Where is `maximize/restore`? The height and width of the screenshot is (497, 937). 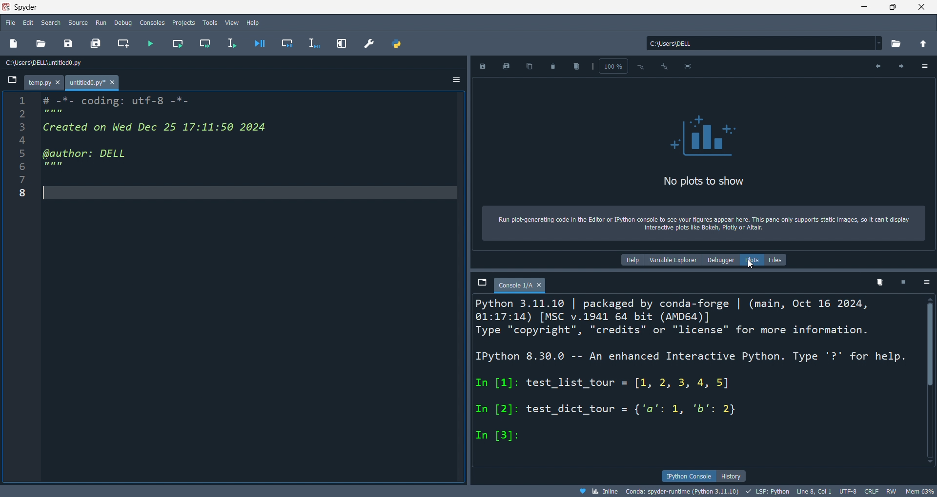 maximize/restore is located at coordinates (893, 7).